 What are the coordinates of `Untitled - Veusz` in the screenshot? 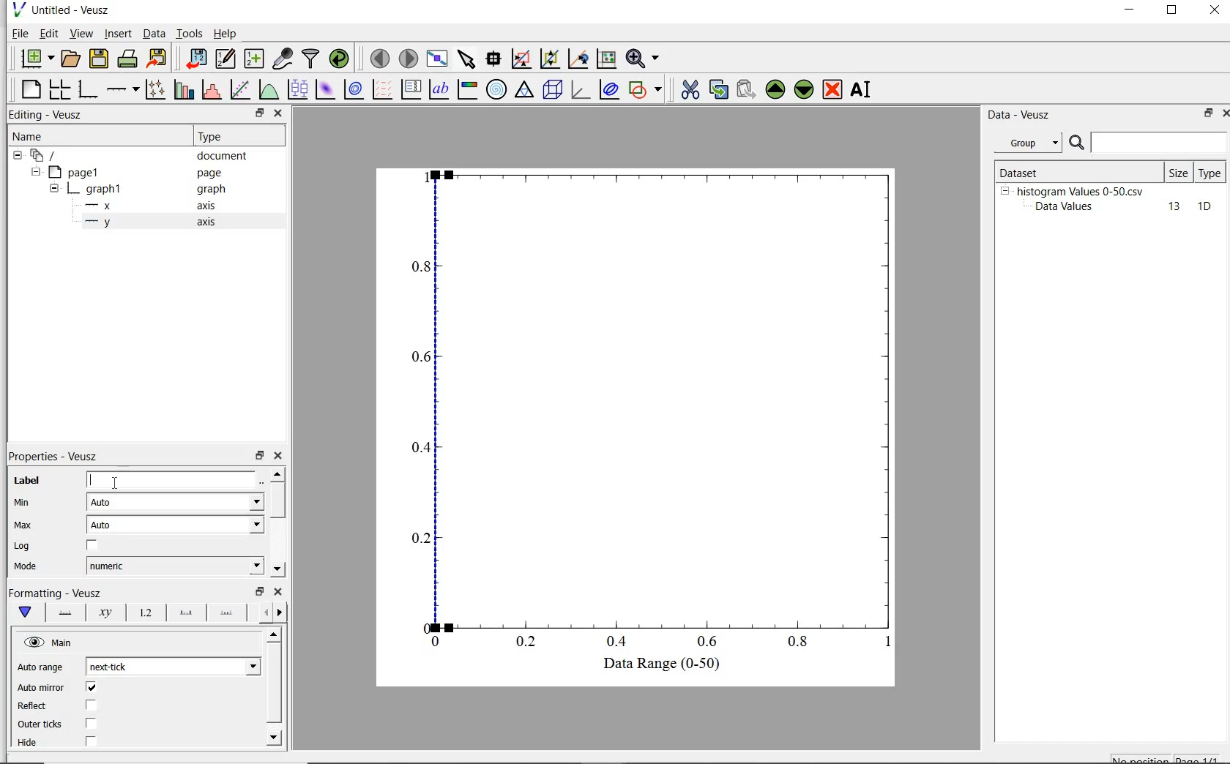 It's located at (74, 10).